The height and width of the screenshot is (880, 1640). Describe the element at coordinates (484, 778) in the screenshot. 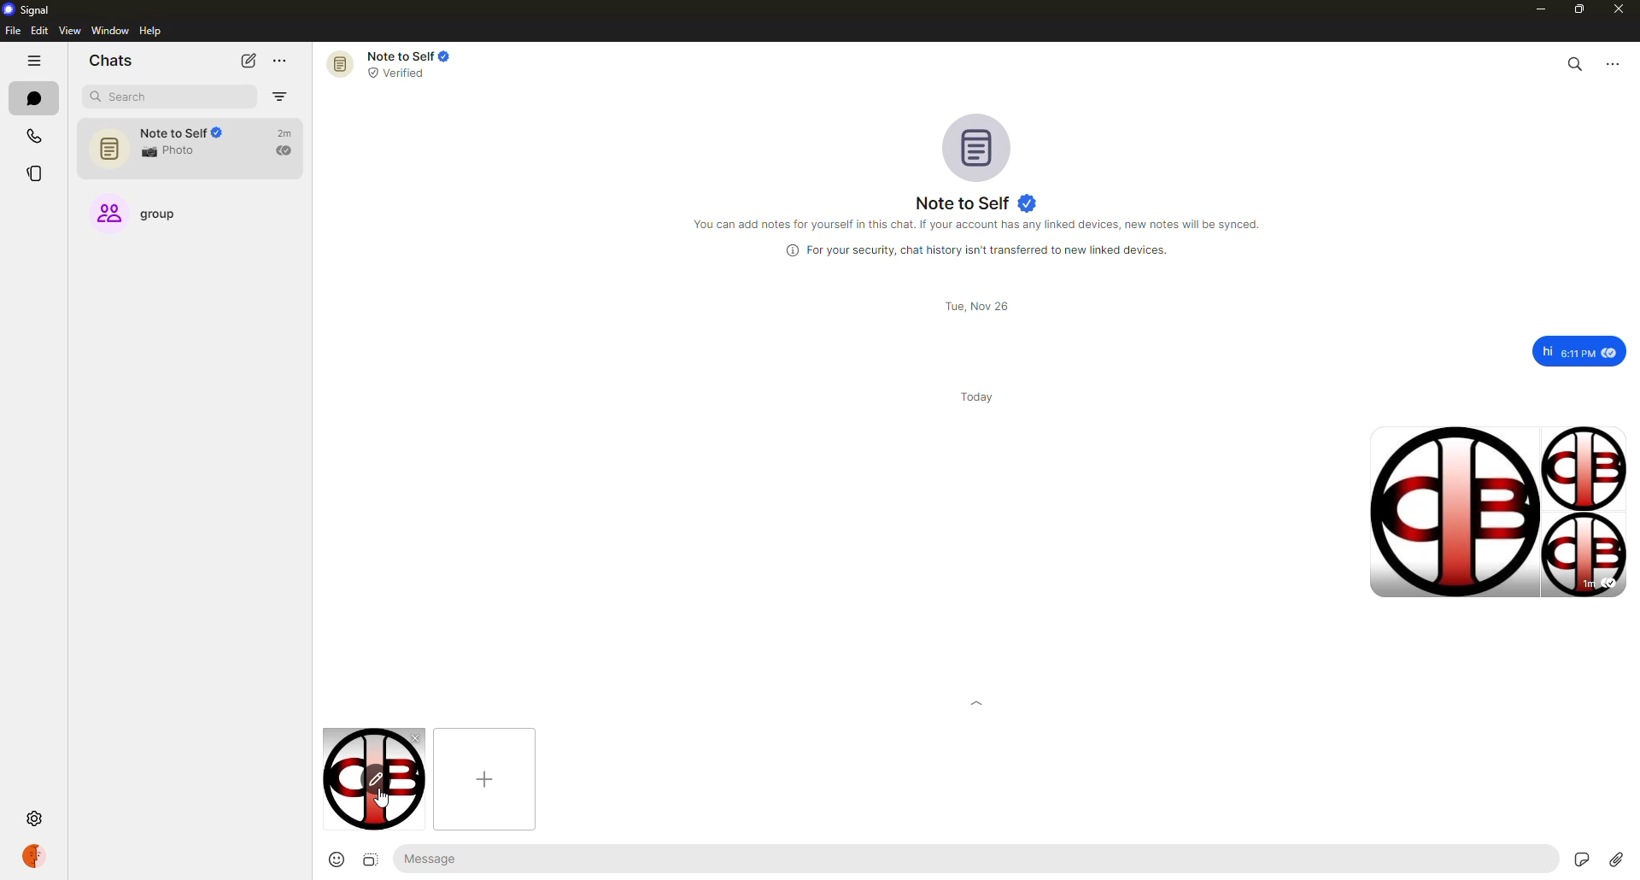

I see `add image` at that location.